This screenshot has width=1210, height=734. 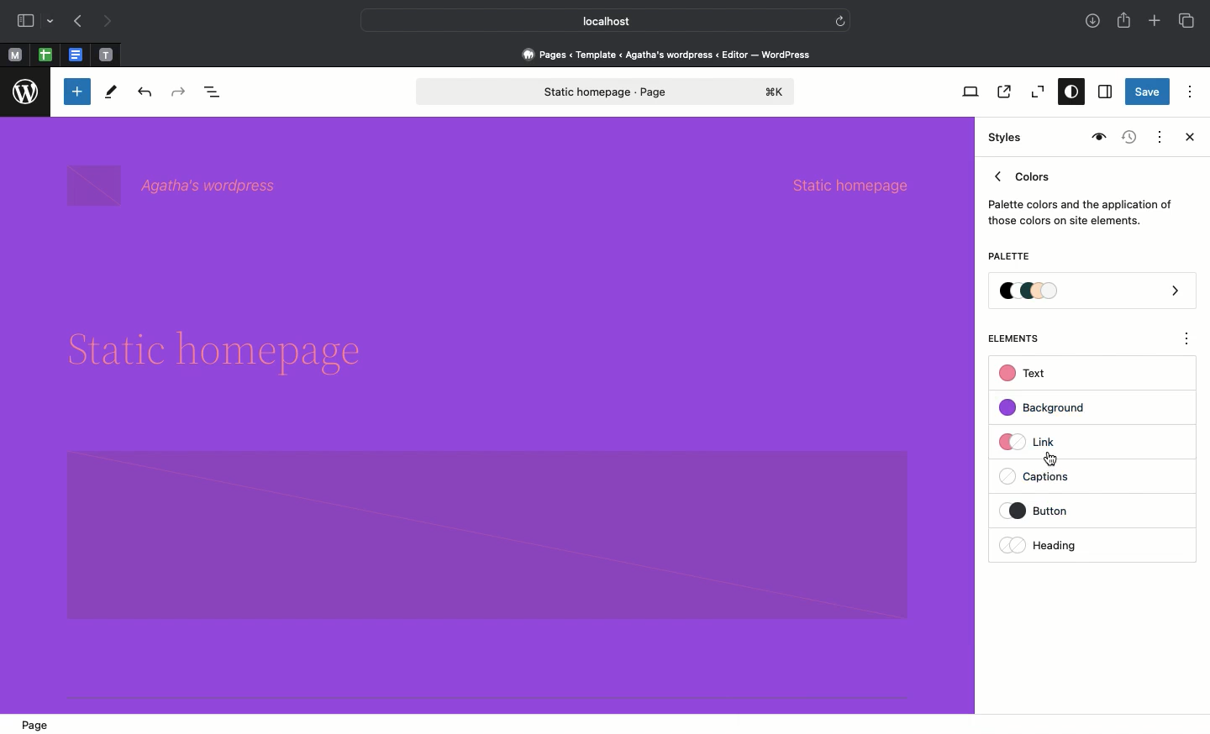 What do you see at coordinates (76, 23) in the screenshot?
I see `Previous page` at bounding box center [76, 23].